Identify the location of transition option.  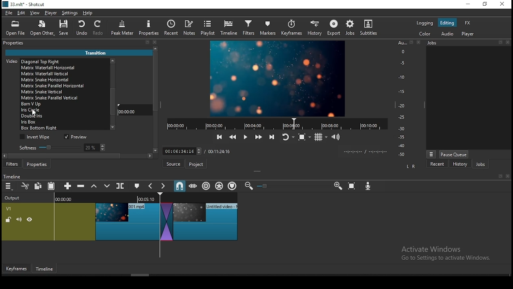
(65, 117).